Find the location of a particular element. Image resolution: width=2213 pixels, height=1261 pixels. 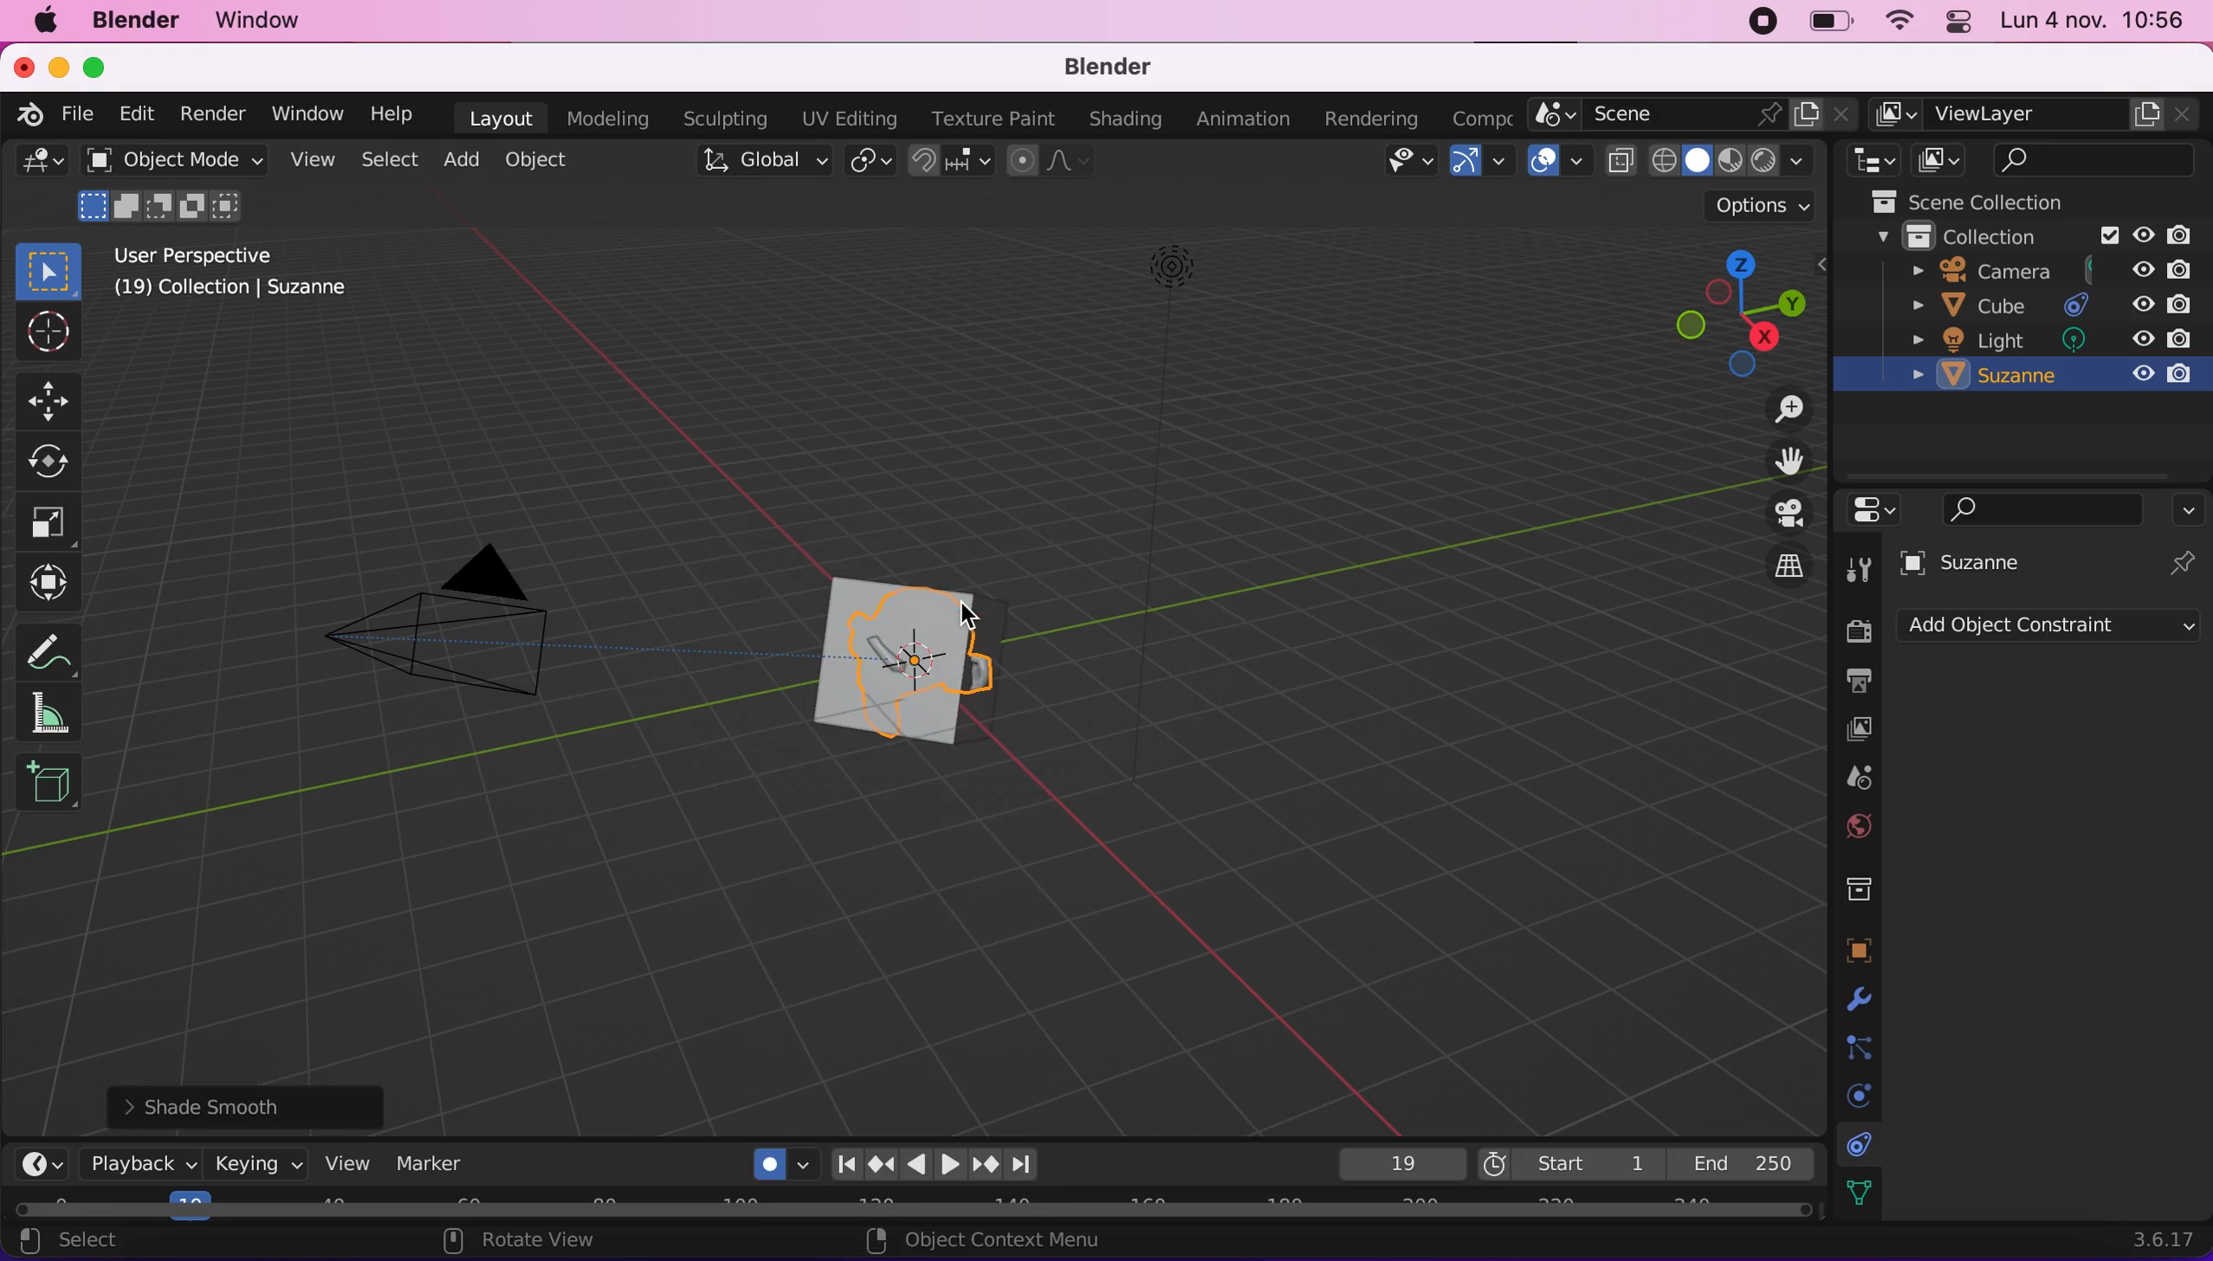

viewlayer is located at coordinates (2026, 115).